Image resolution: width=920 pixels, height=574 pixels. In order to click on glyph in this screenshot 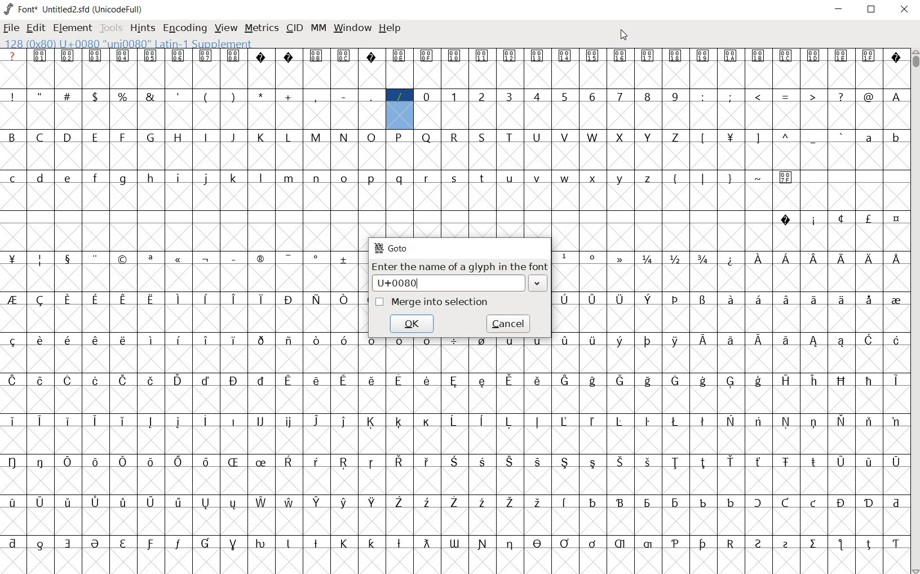, I will do `click(785, 220)`.